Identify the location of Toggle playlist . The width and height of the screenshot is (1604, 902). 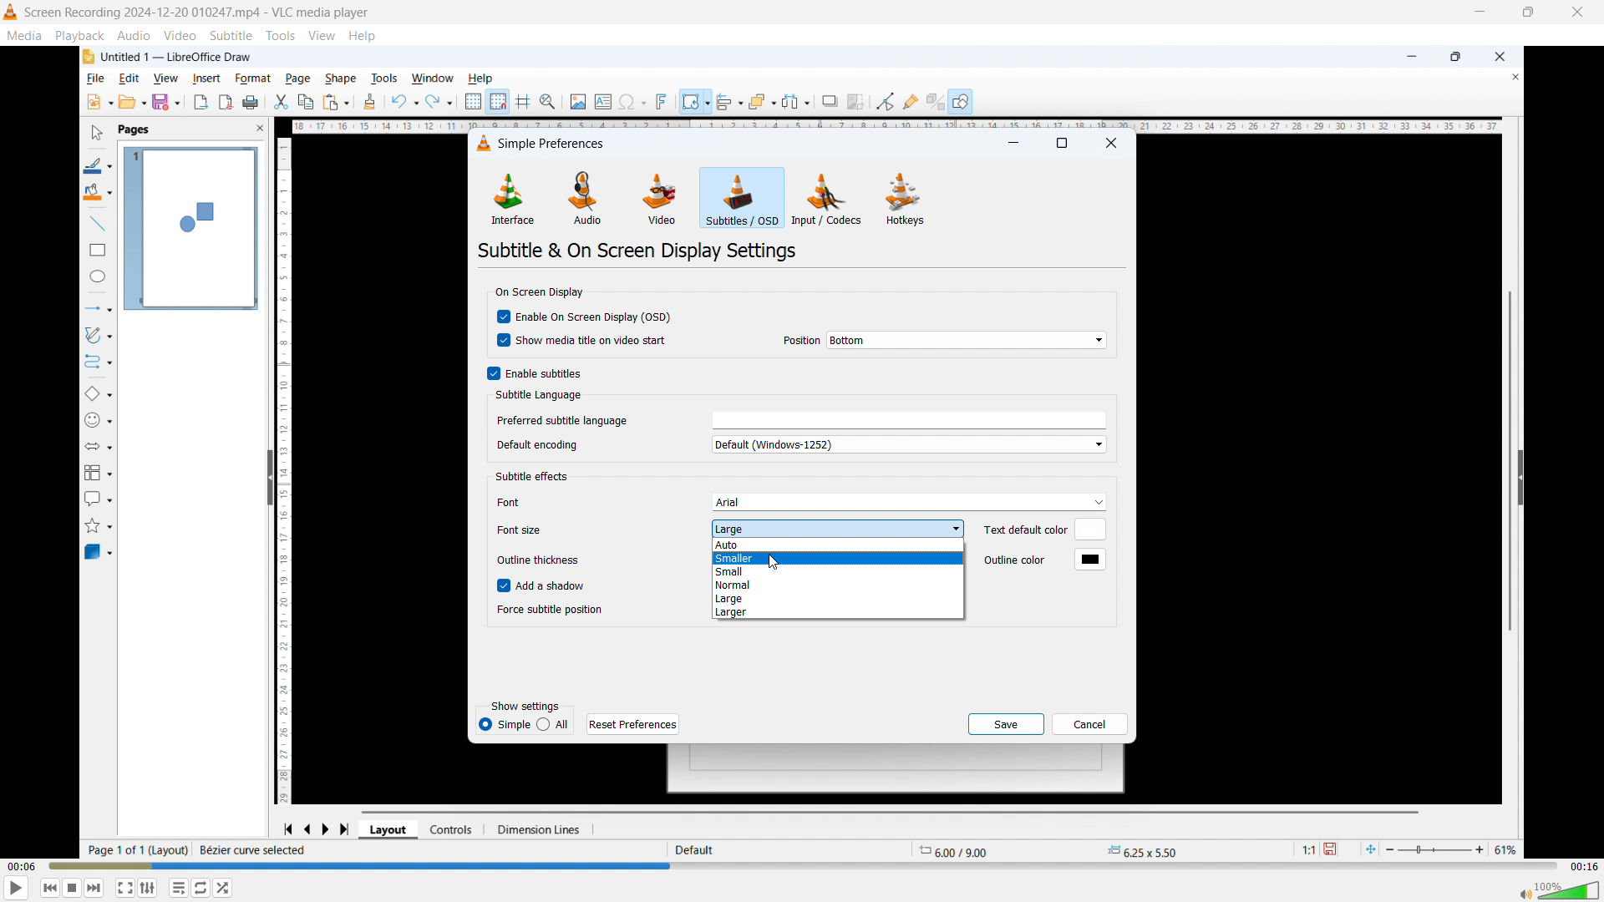
(148, 888).